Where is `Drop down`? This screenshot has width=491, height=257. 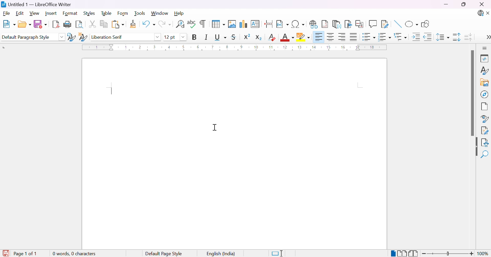
Drop down is located at coordinates (158, 36).